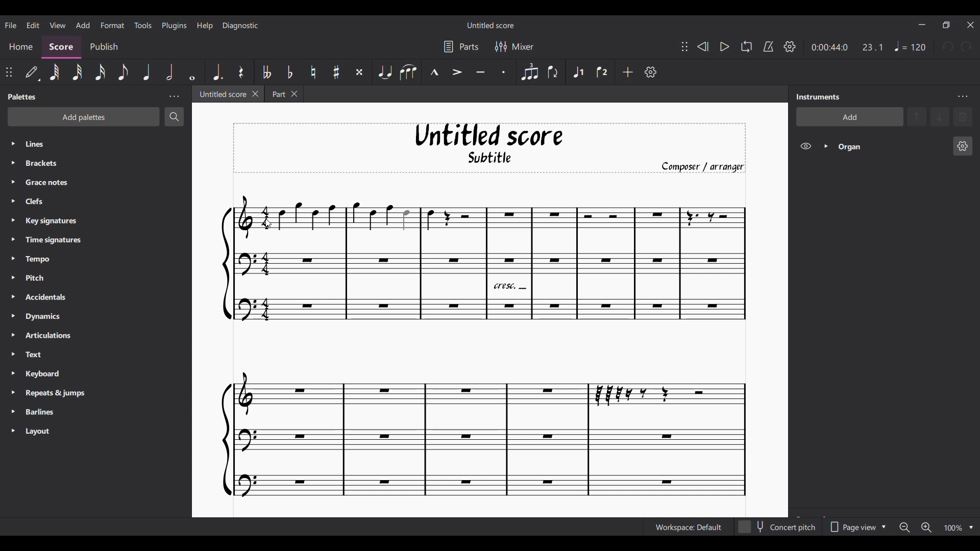  What do you see at coordinates (970, 25) in the screenshot?
I see `Close interface` at bounding box center [970, 25].